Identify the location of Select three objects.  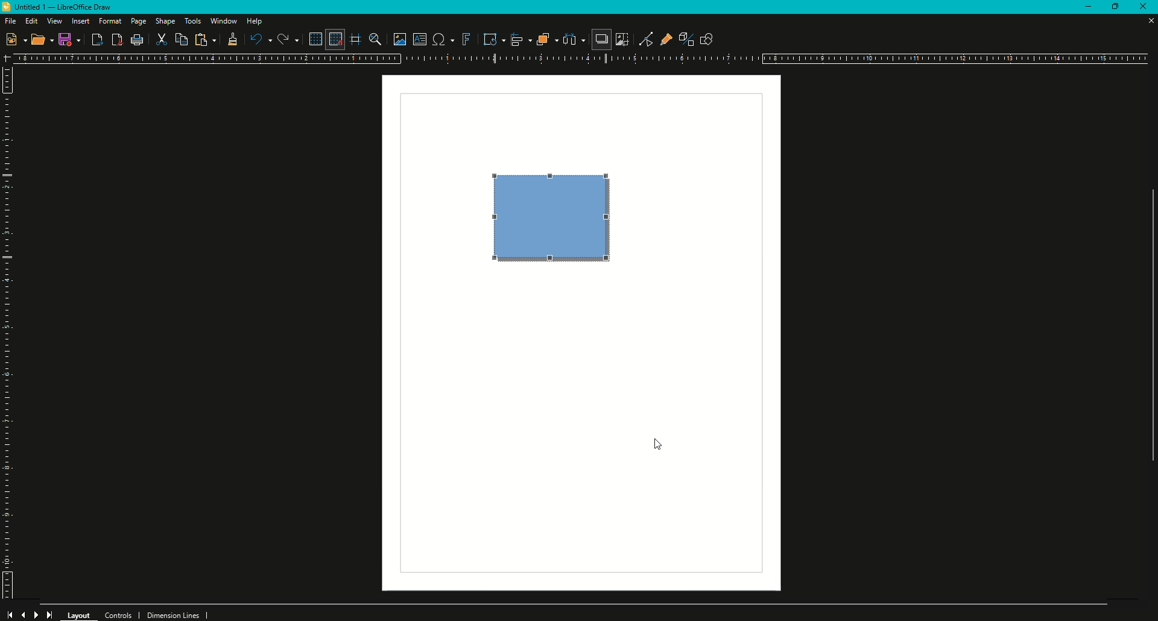
(574, 40).